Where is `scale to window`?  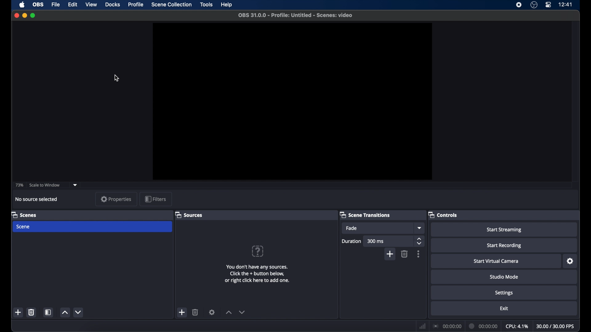
scale to window is located at coordinates (45, 185).